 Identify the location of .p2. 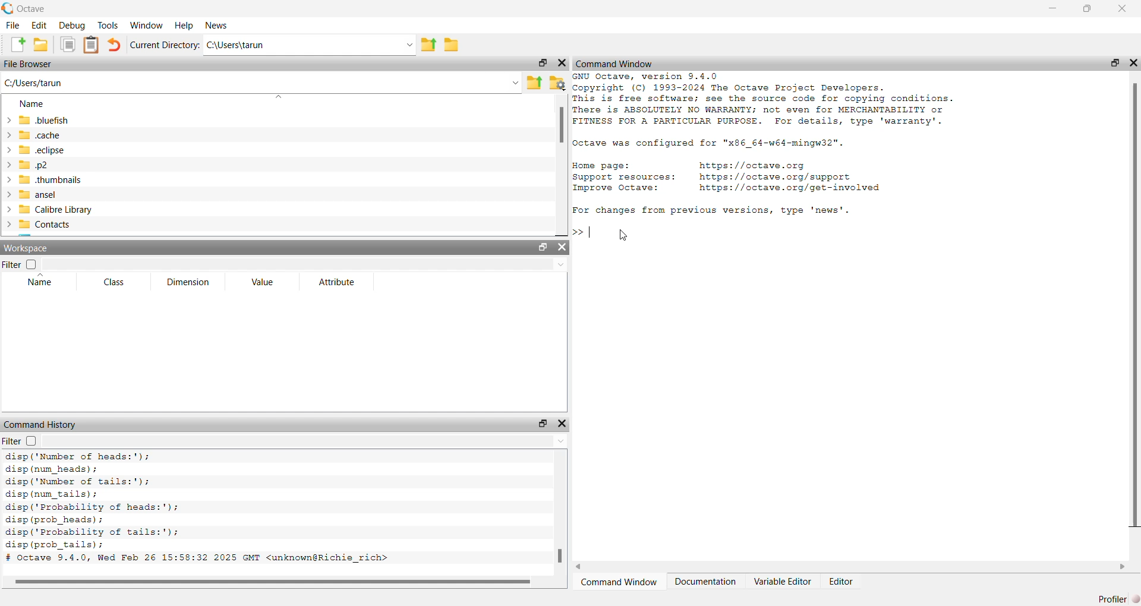
(33, 164).